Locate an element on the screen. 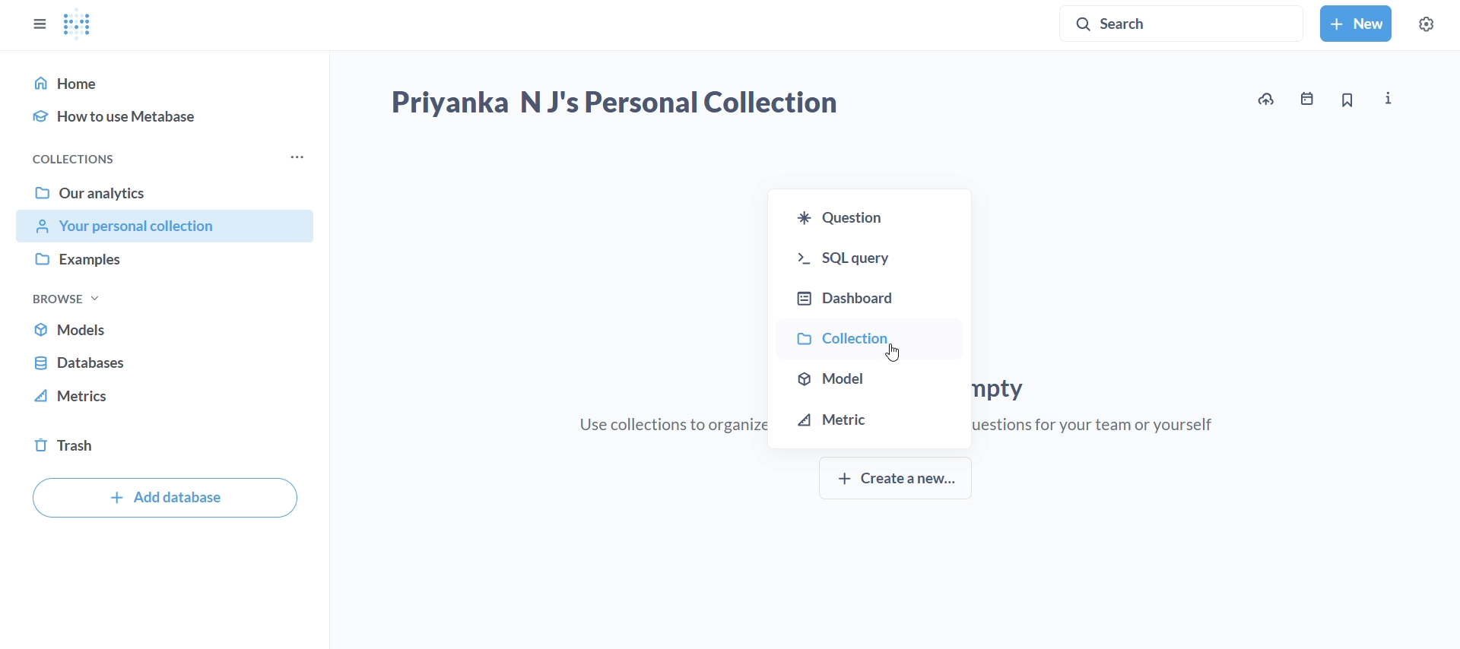  model is located at coordinates (868, 376).